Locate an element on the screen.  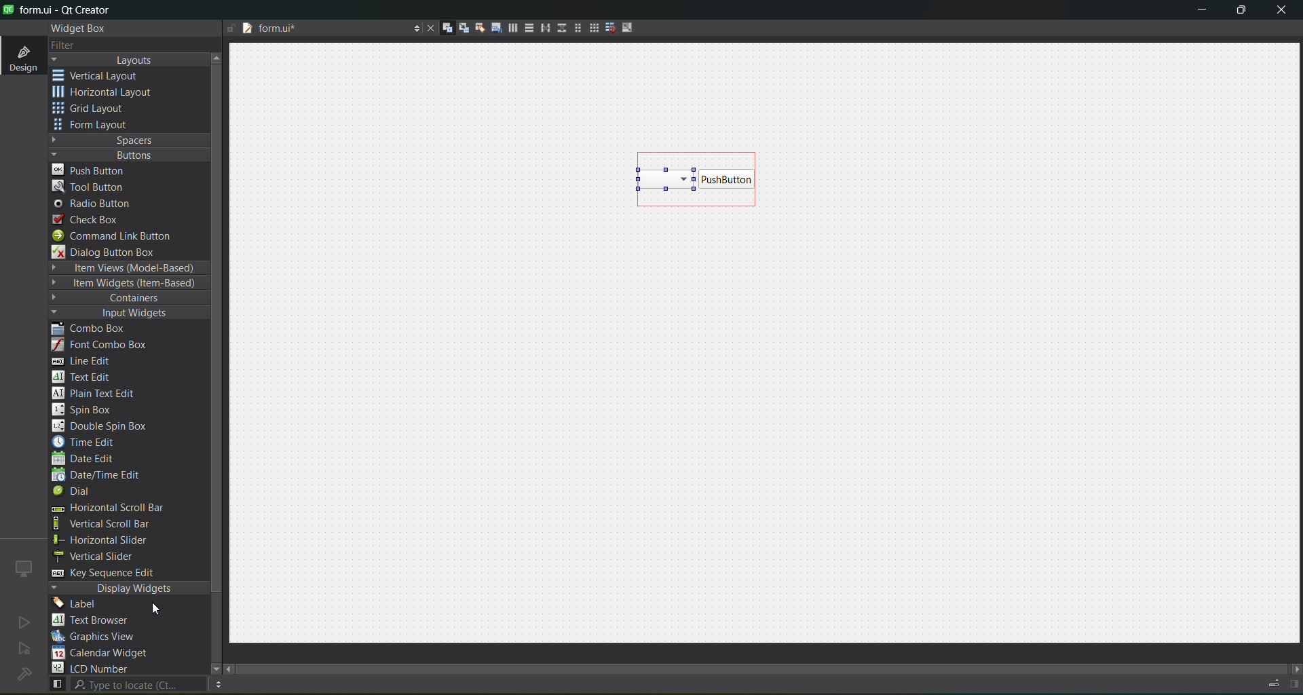
vertical is located at coordinates (105, 76).